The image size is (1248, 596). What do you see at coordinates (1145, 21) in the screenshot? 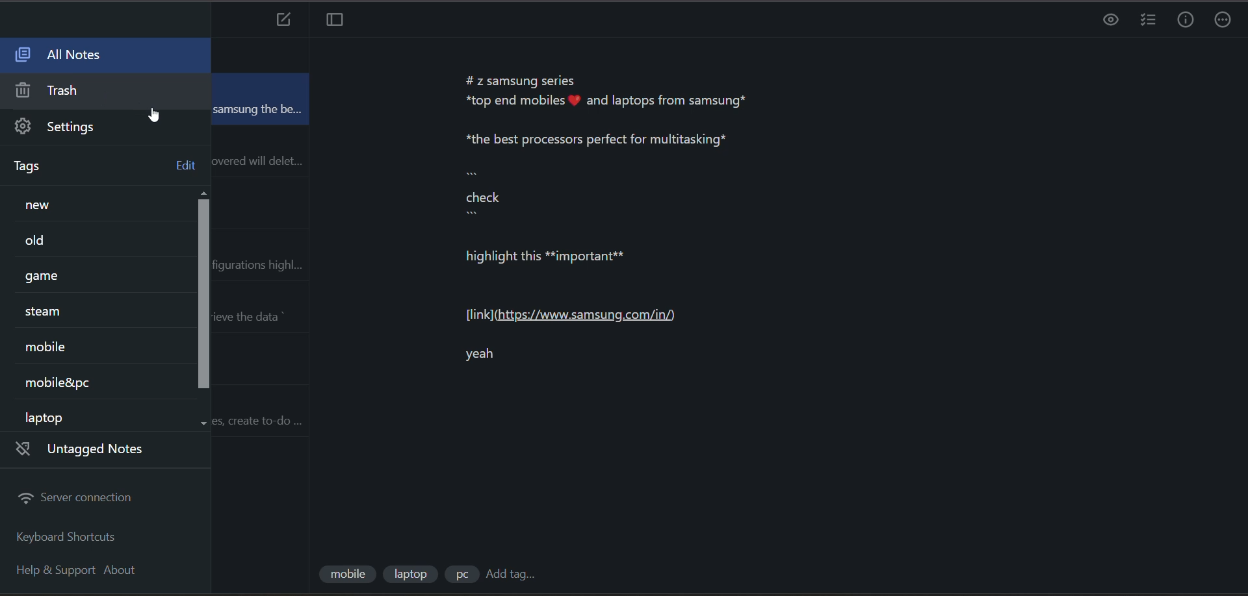
I see `insert checklist` at bounding box center [1145, 21].